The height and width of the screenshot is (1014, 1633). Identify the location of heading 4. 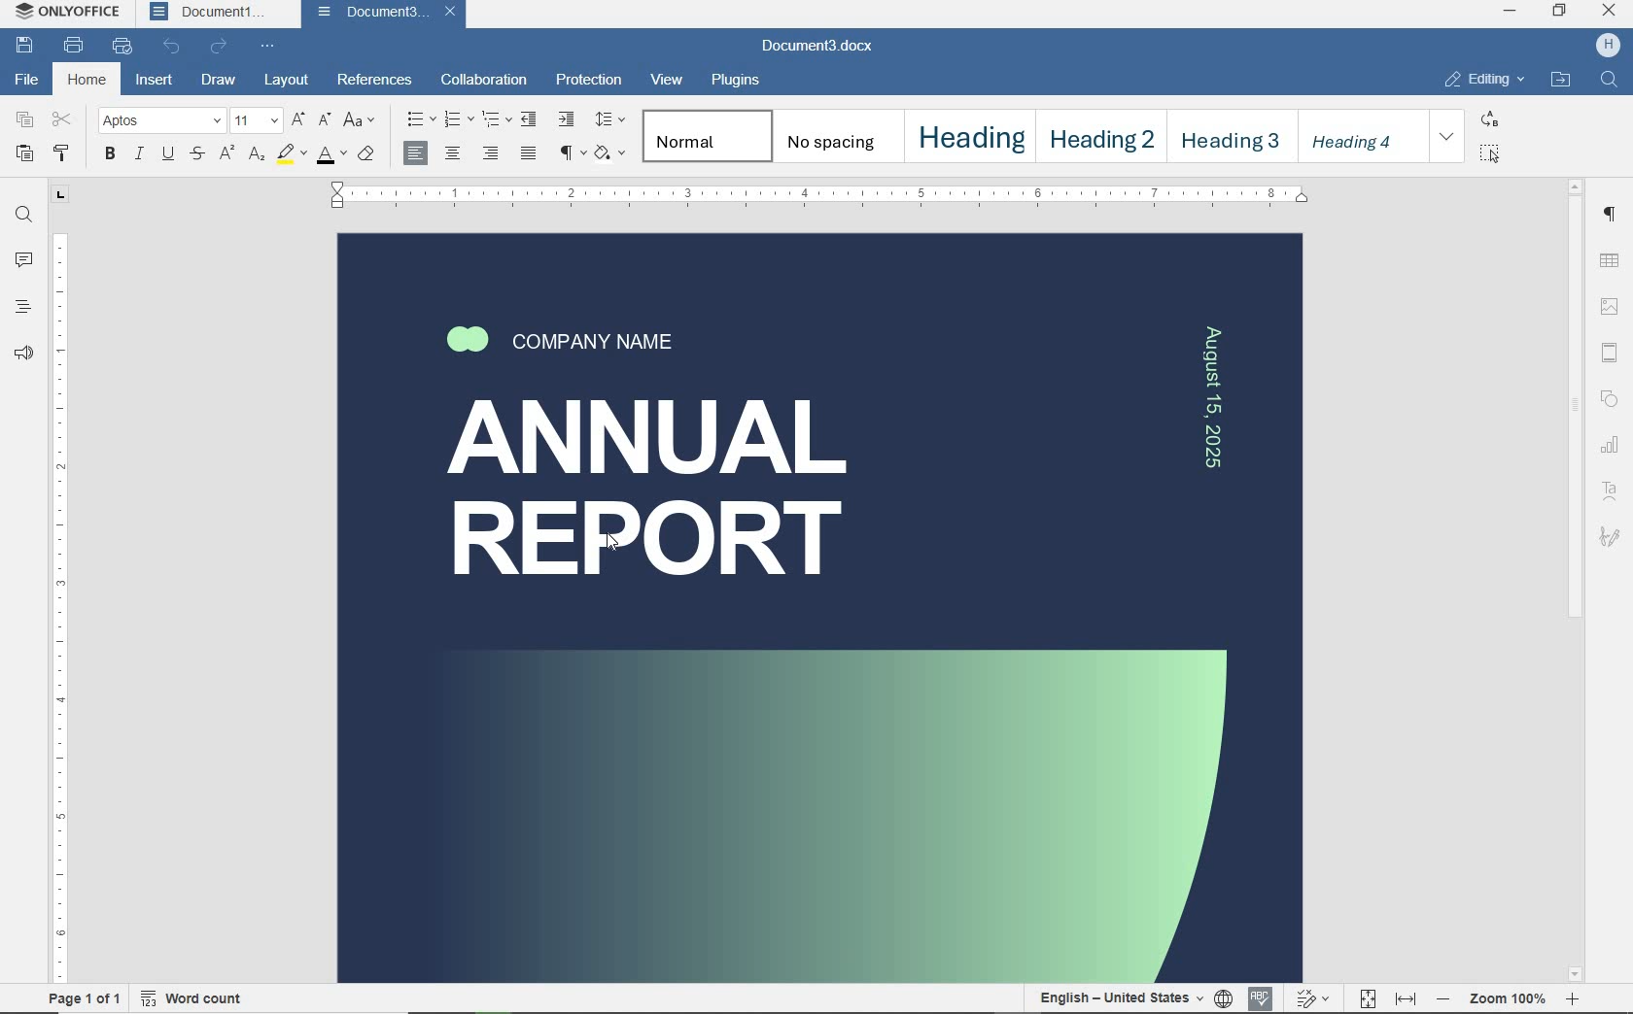
(1363, 137).